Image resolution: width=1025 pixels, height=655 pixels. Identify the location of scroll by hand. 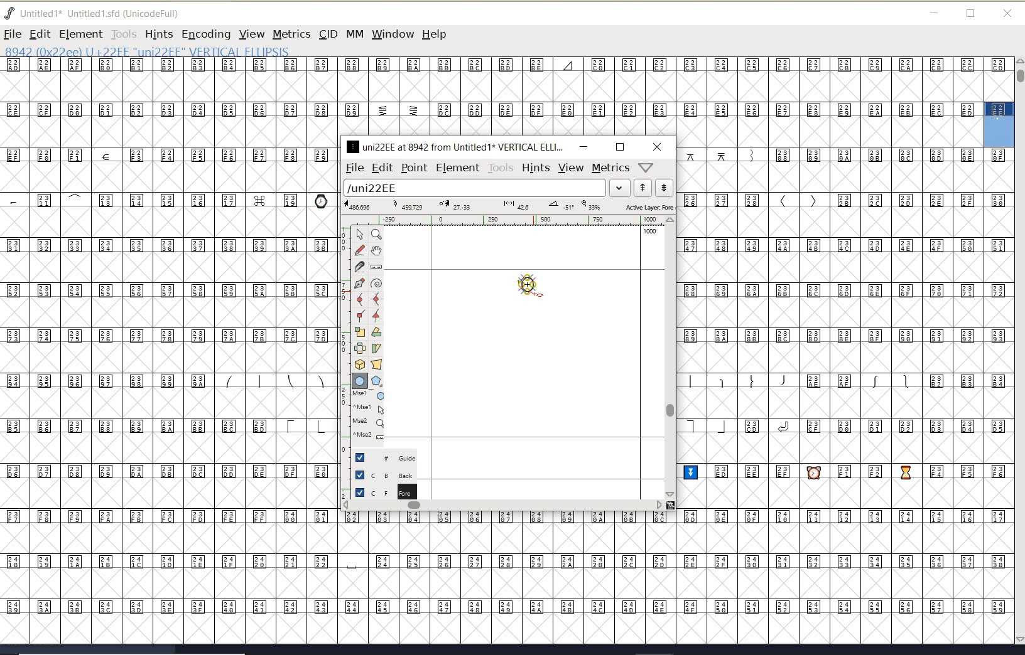
(377, 252).